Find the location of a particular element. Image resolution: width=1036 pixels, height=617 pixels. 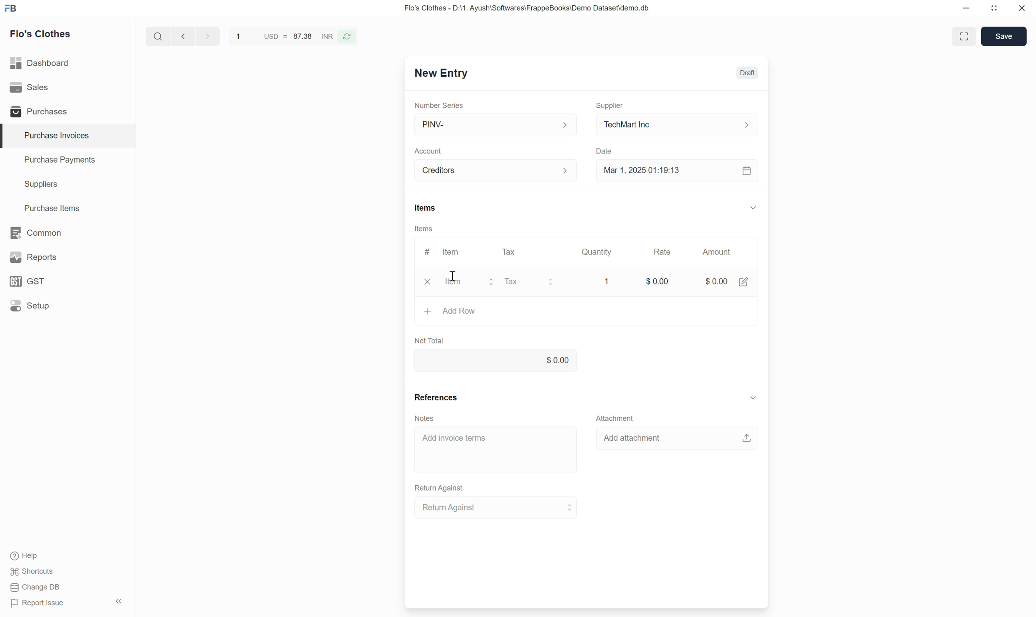

# is located at coordinates (426, 249).